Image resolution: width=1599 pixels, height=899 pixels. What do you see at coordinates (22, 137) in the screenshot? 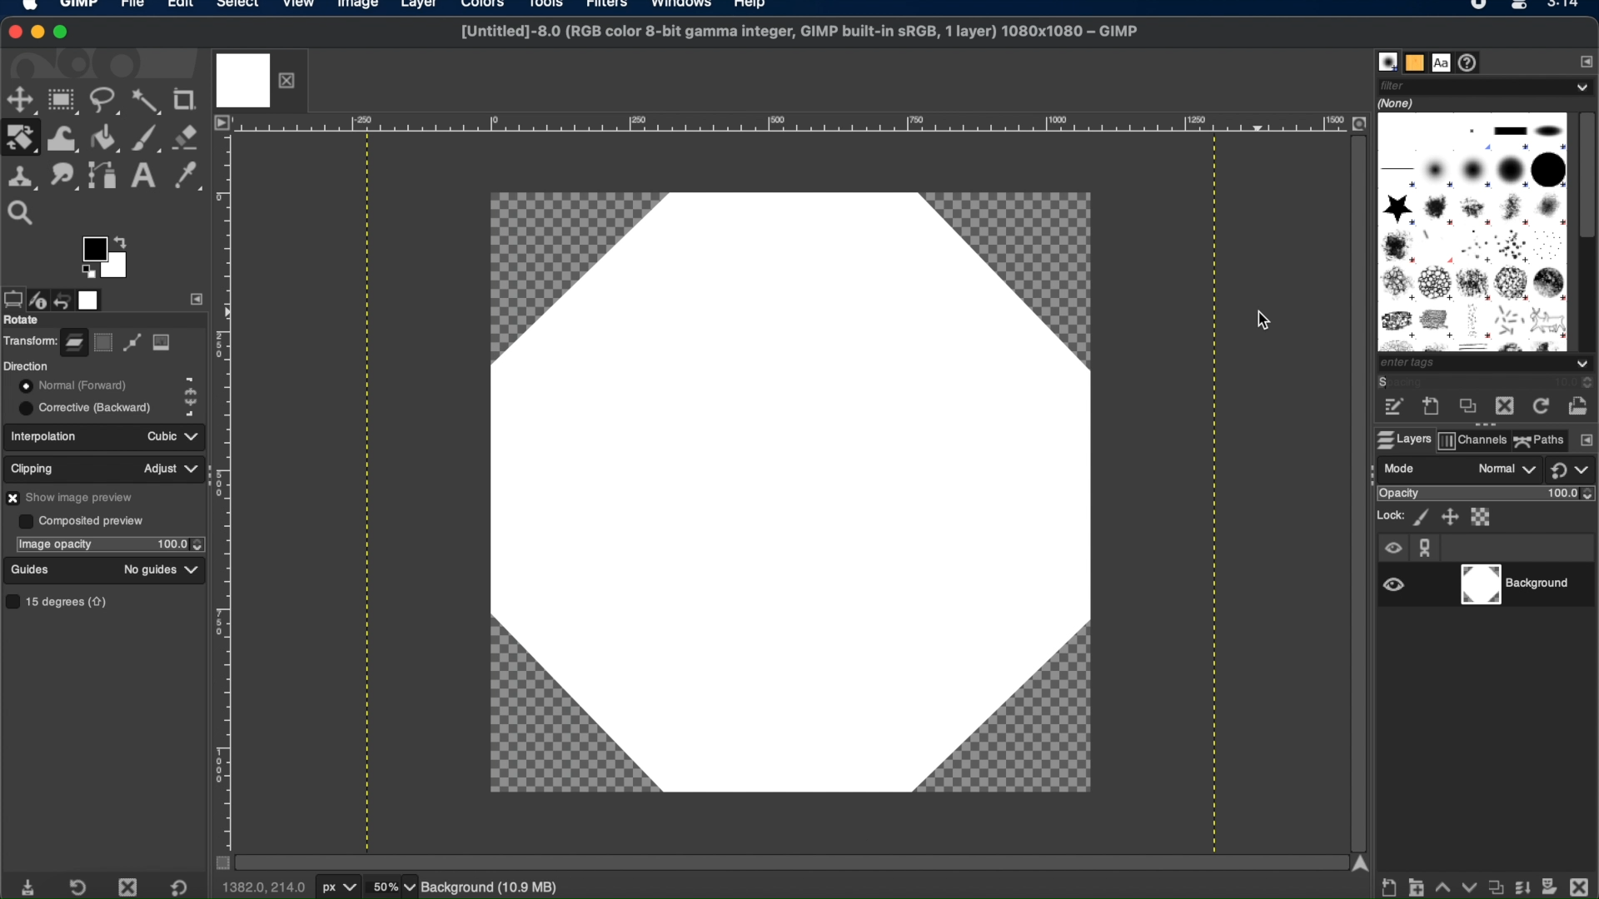
I see `rotate tool` at bounding box center [22, 137].